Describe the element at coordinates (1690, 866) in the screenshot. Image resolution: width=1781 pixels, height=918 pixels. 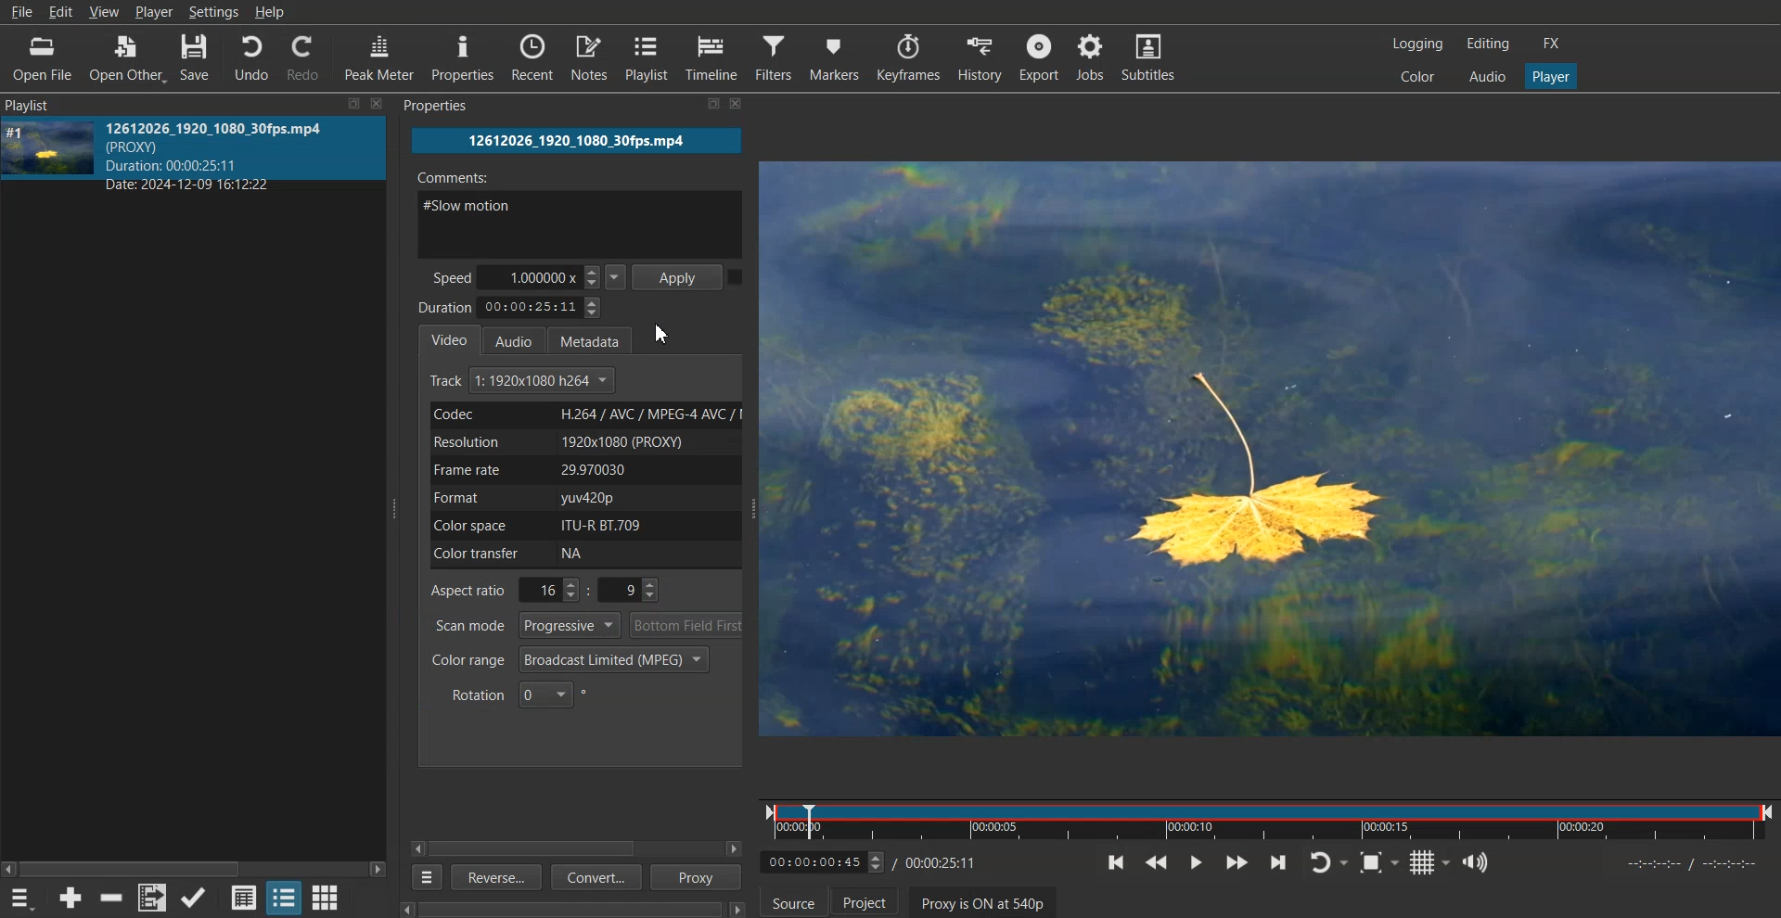
I see `timeline` at that location.